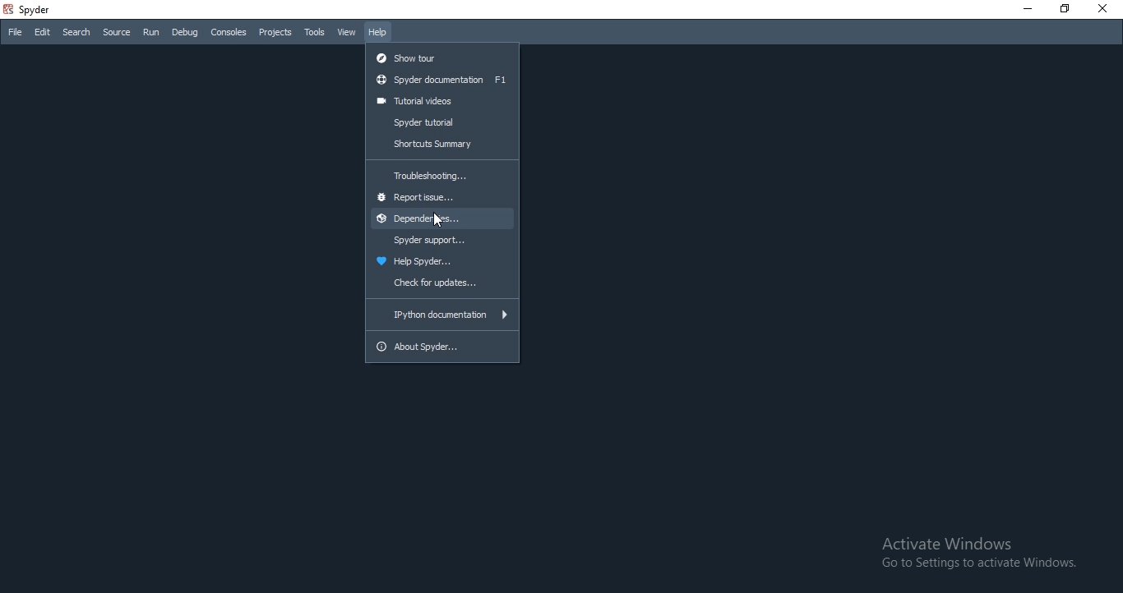 The height and width of the screenshot is (593, 1123). Describe the element at coordinates (347, 34) in the screenshot. I see `View` at that location.